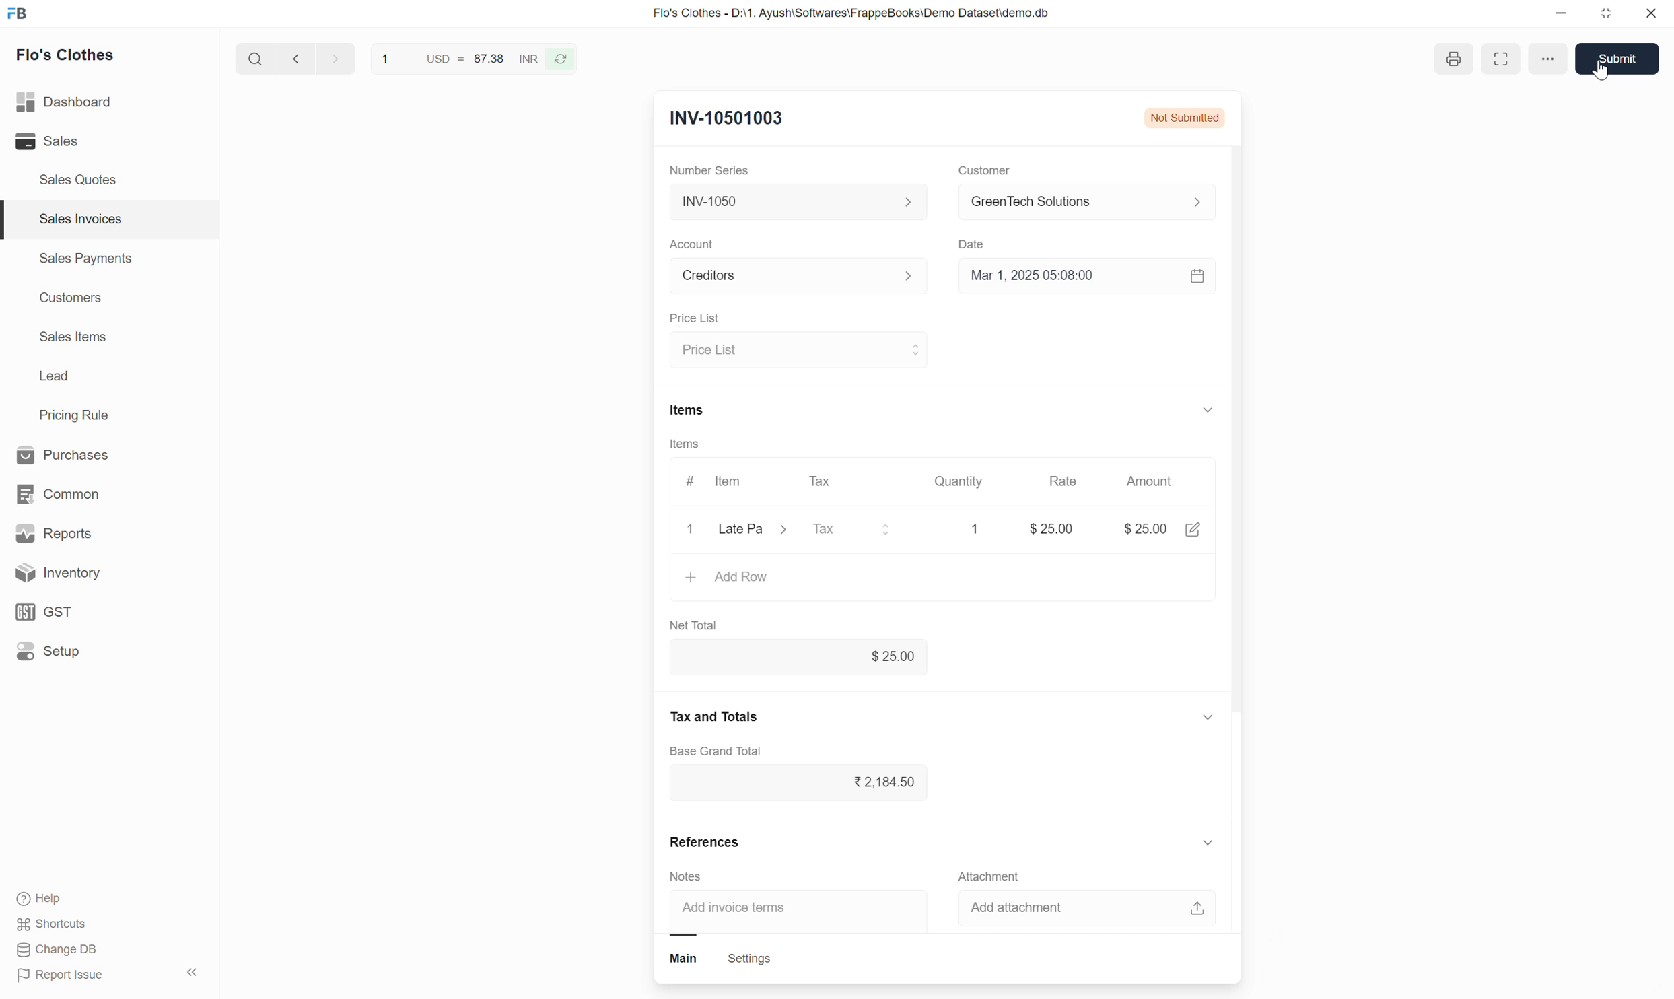 This screenshot has width=1674, height=999. I want to click on Change DB, so click(59, 952).